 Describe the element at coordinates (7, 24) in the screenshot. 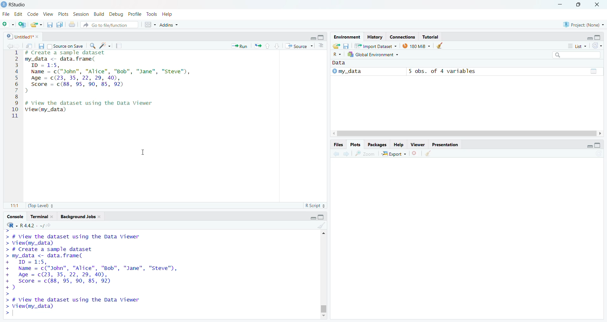

I see `New file` at that location.